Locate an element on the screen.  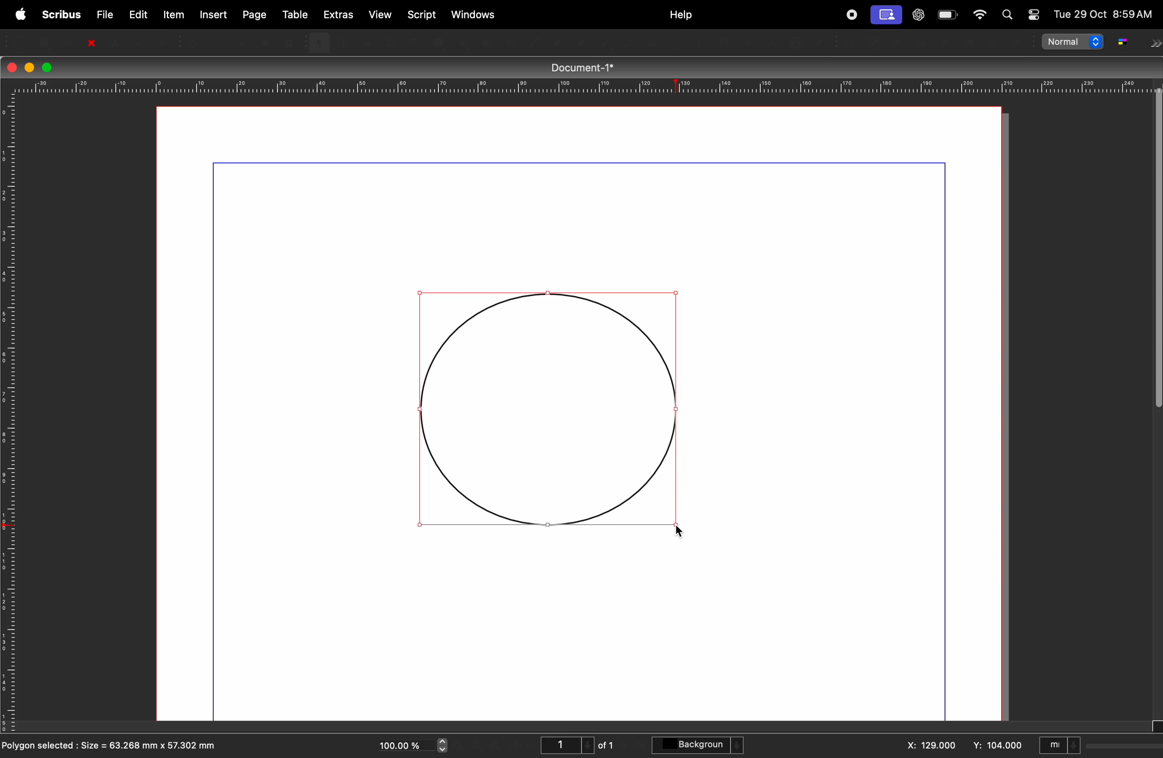
view is located at coordinates (383, 16).